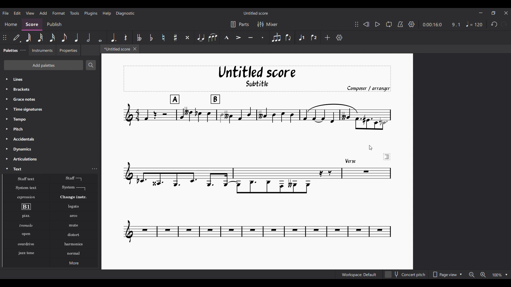 The height and width of the screenshot is (287, 511). I want to click on Zoom out, so click(472, 275).